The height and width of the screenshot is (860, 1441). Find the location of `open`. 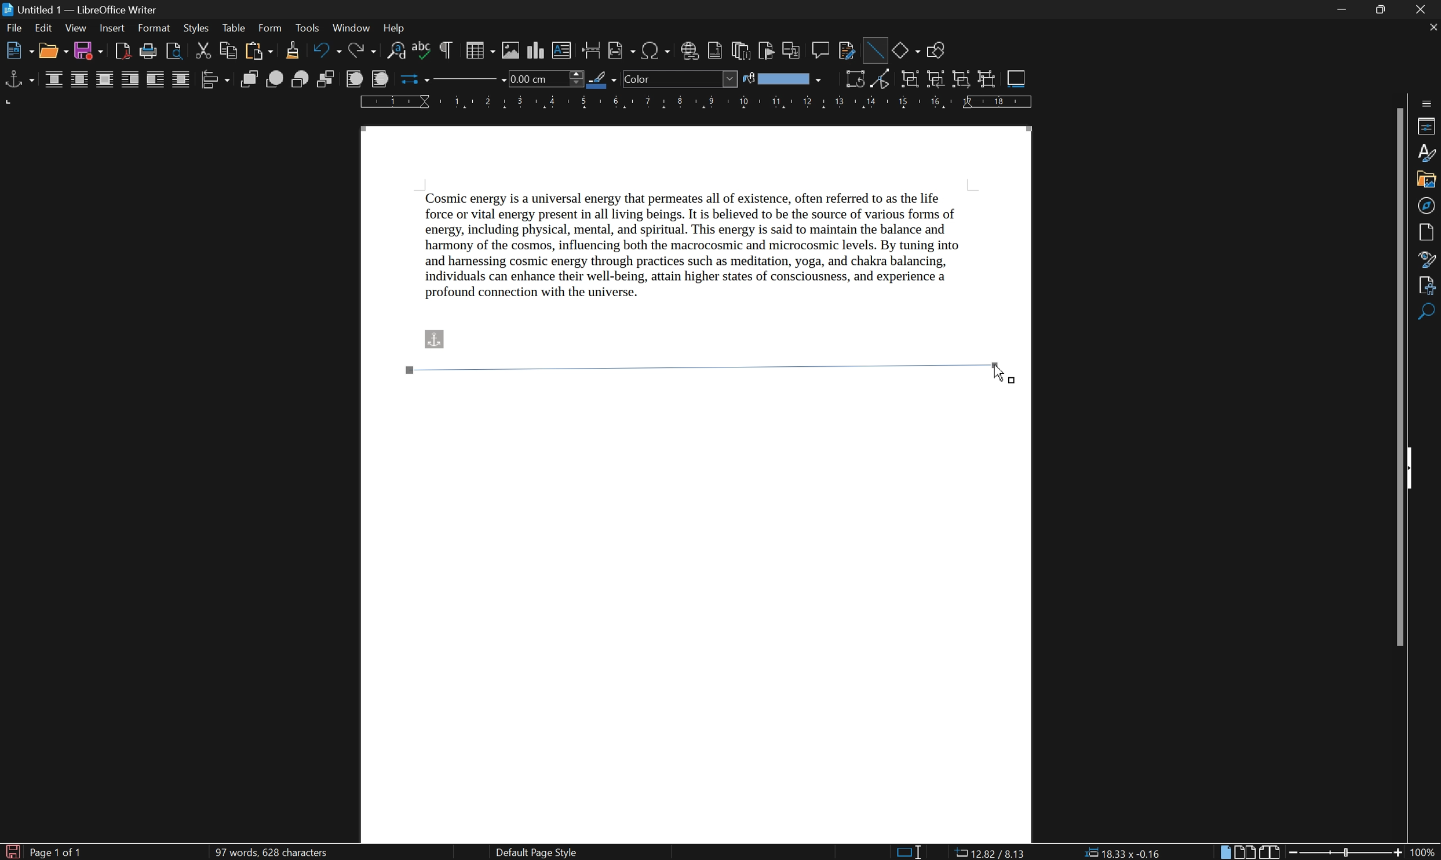

open is located at coordinates (54, 52).